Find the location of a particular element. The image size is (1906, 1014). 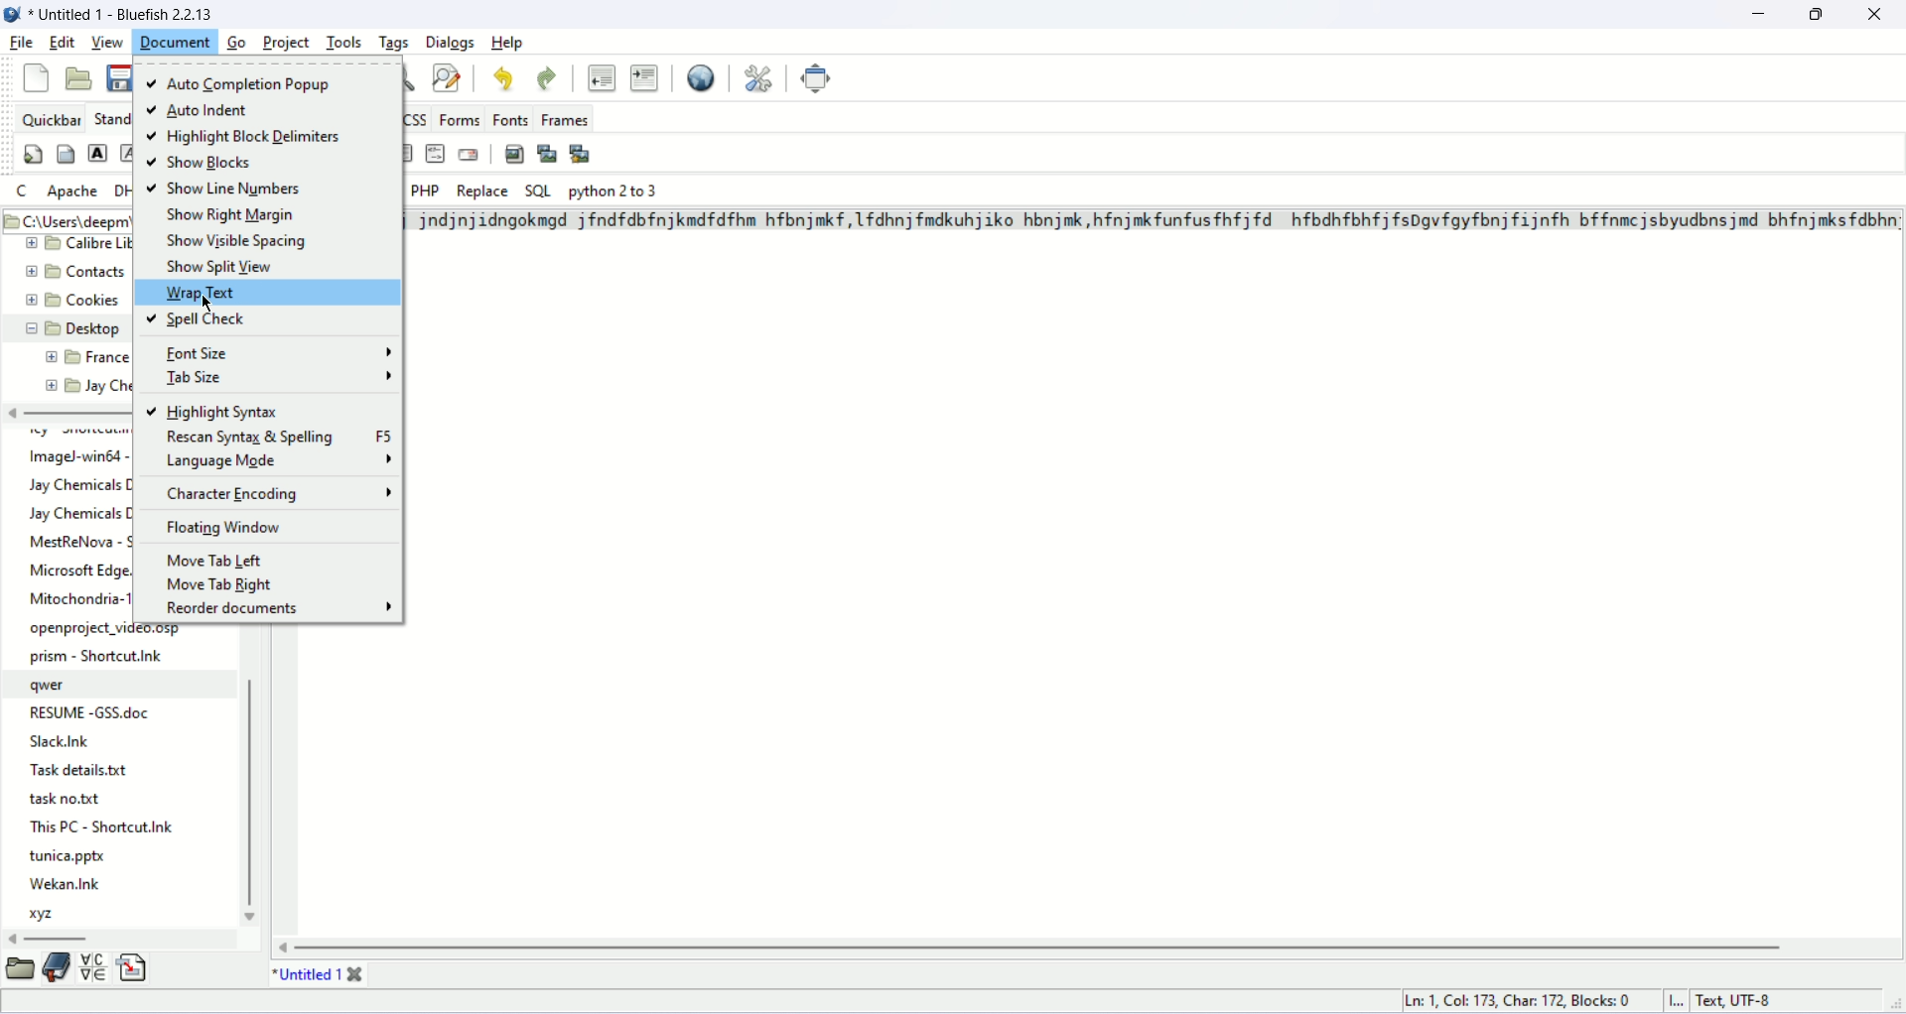

text, UTF-8 is located at coordinates (1747, 1002).